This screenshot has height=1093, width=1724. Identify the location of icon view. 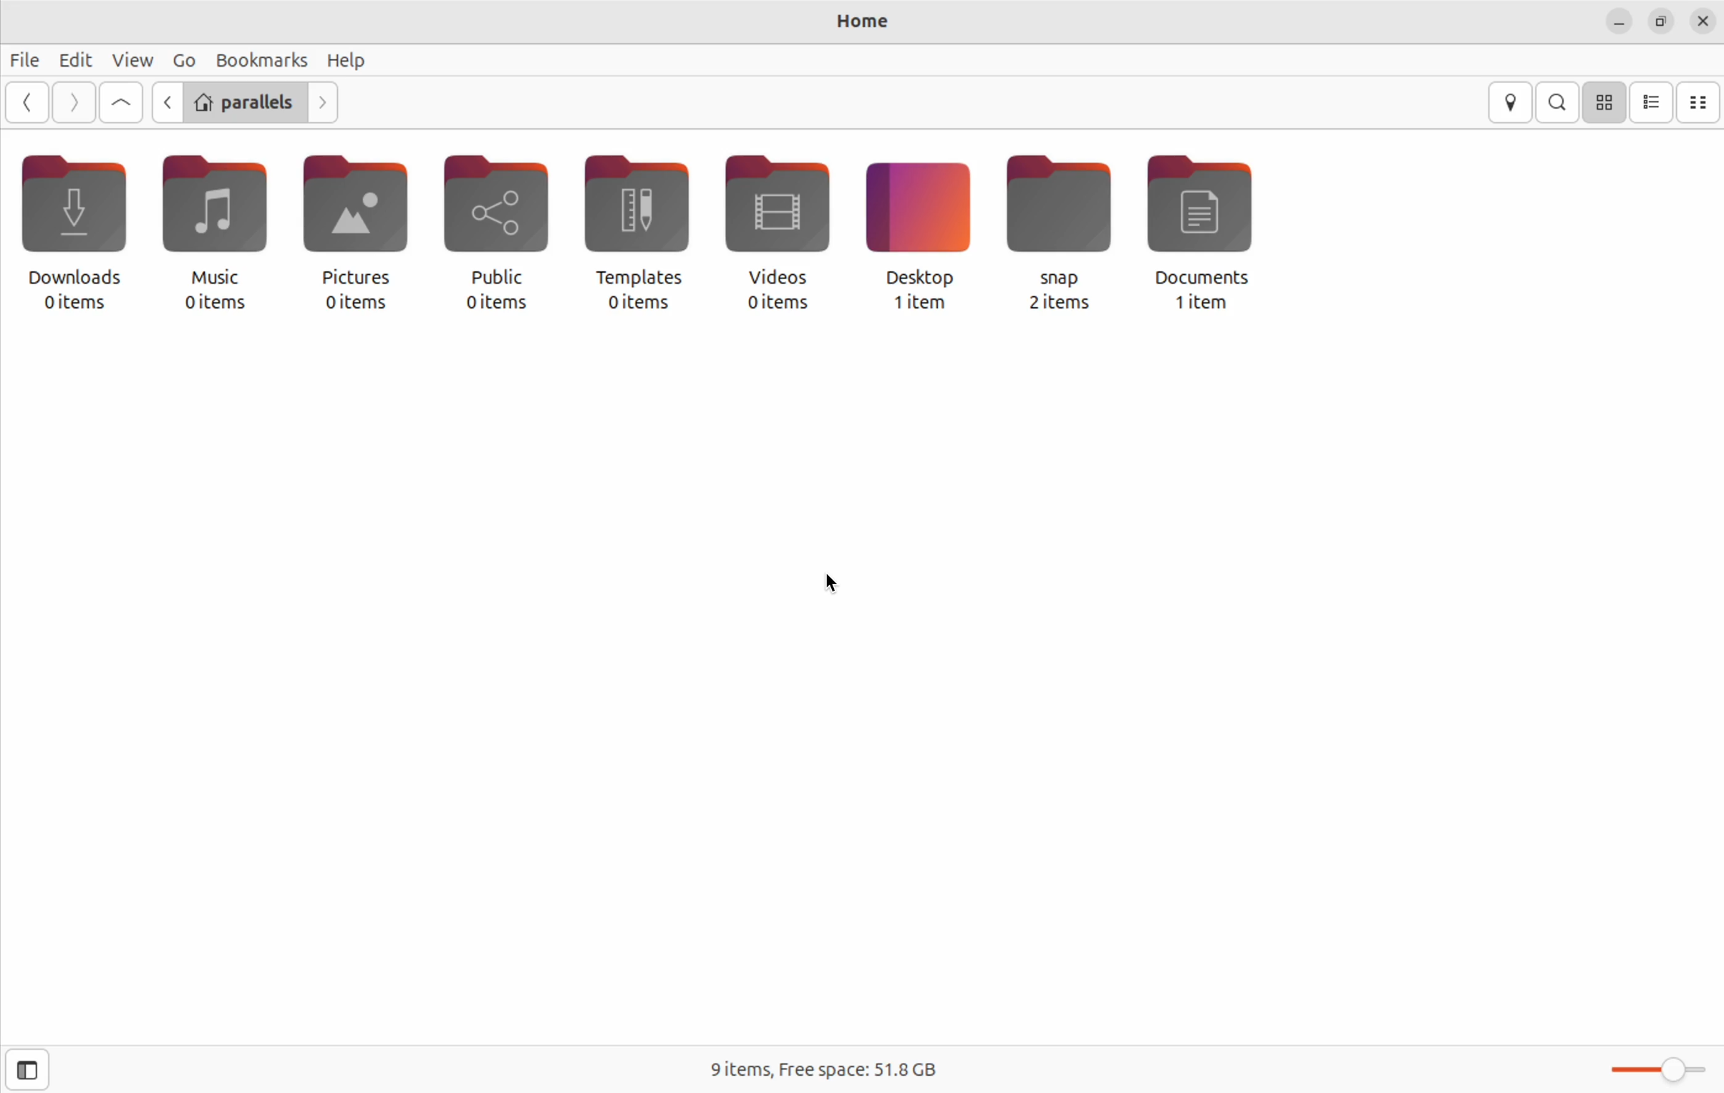
(1604, 103).